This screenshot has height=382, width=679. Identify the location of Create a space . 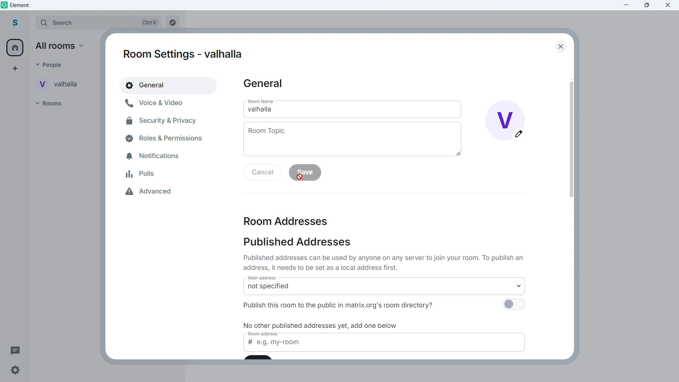
(14, 69).